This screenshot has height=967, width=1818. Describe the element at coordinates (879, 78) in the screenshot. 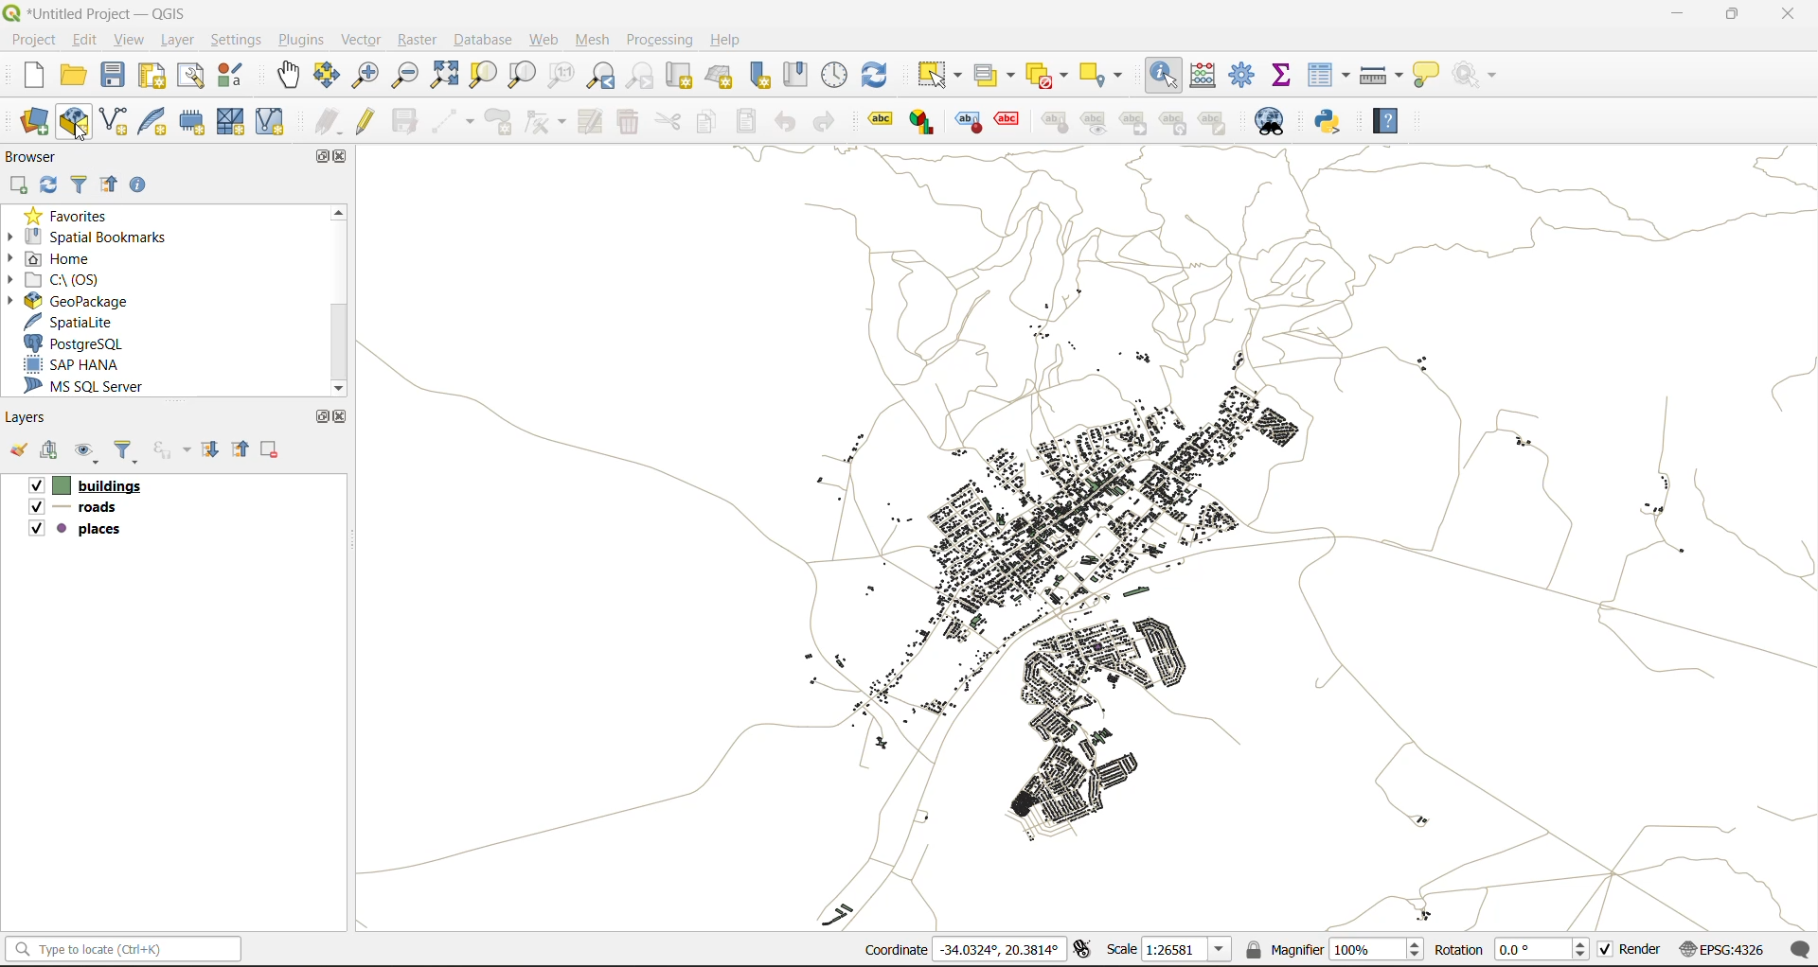

I see `refresh` at that location.